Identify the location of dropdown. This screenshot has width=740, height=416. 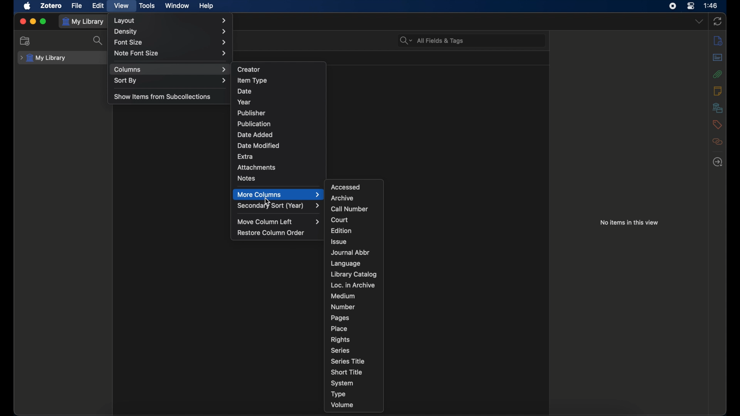
(699, 21).